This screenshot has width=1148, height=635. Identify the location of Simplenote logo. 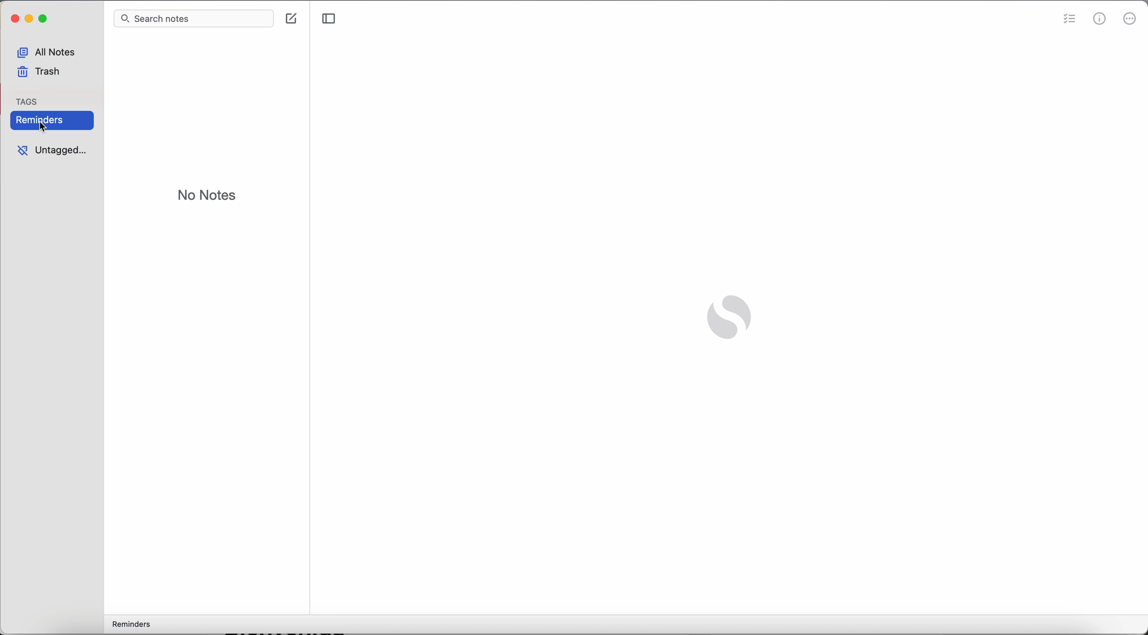
(727, 319).